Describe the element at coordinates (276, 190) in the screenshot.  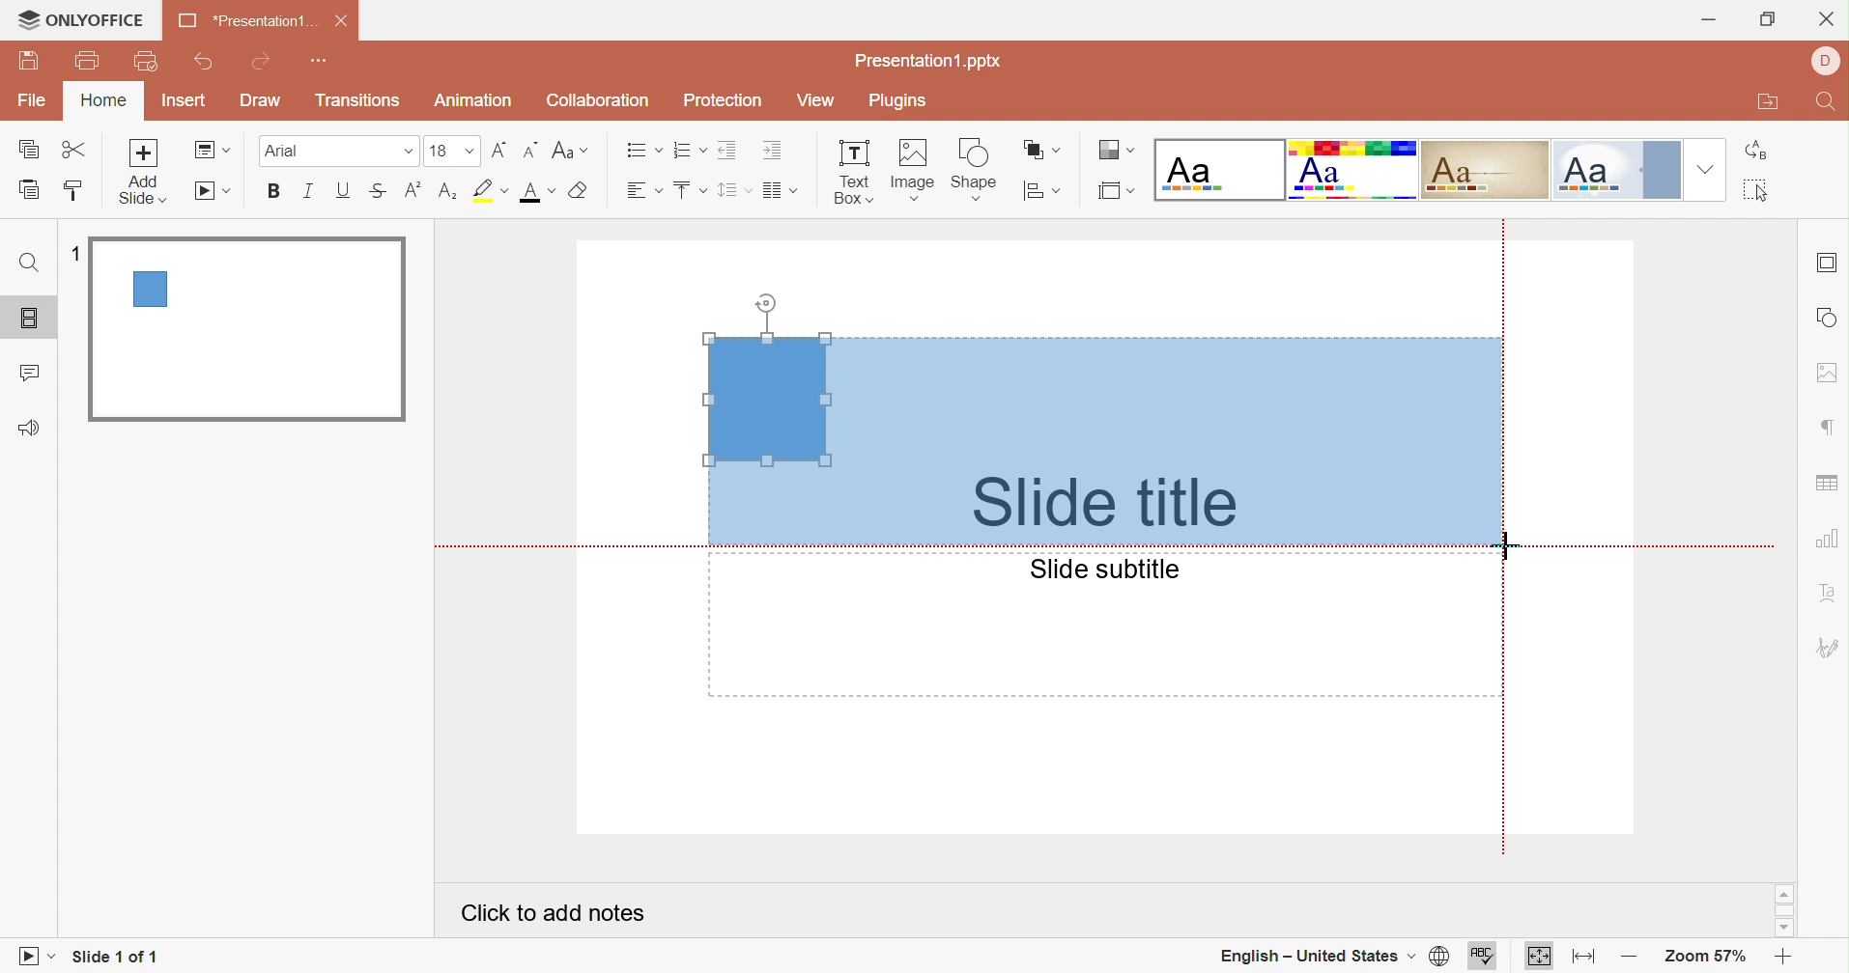
I see `Bold` at that location.